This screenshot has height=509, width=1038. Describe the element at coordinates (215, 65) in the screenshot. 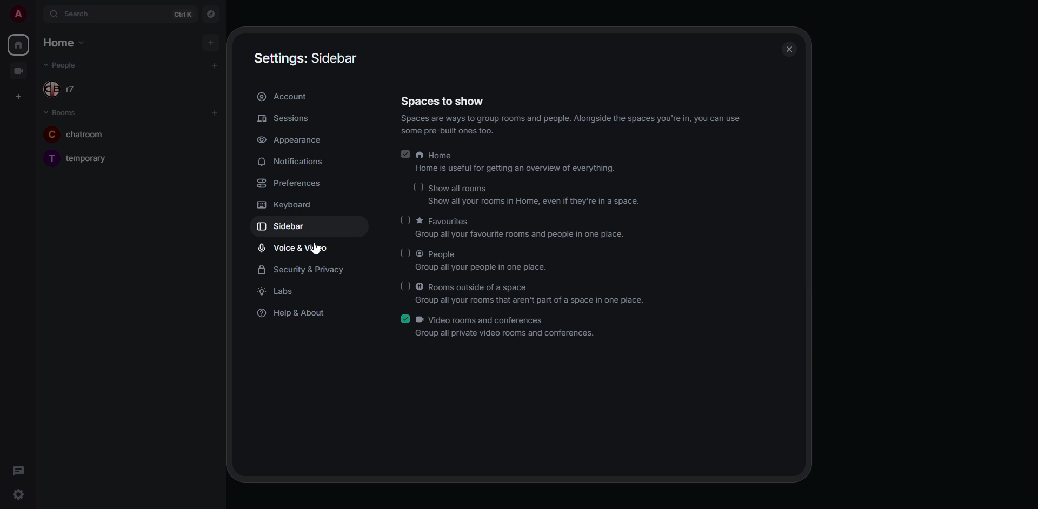

I see `add` at that location.